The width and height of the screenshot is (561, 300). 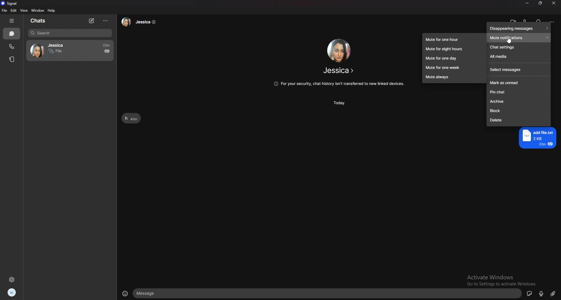 What do you see at coordinates (92, 21) in the screenshot?
I see `new chat` at bounding box center [92, 21].